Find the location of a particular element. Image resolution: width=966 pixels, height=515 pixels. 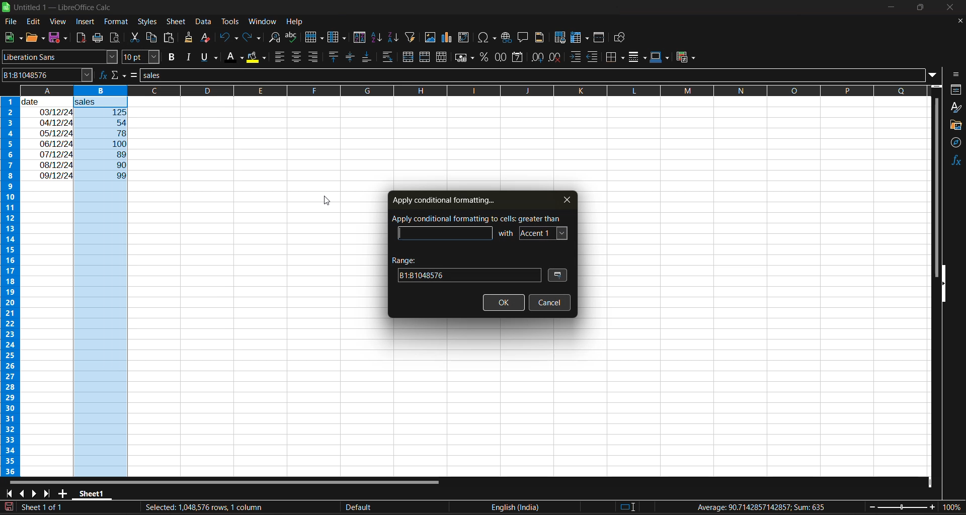

scroll to previous sheet is located at coordinates (21, 493).